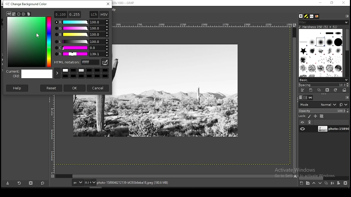  I want to click on close window, so click(108, 4).